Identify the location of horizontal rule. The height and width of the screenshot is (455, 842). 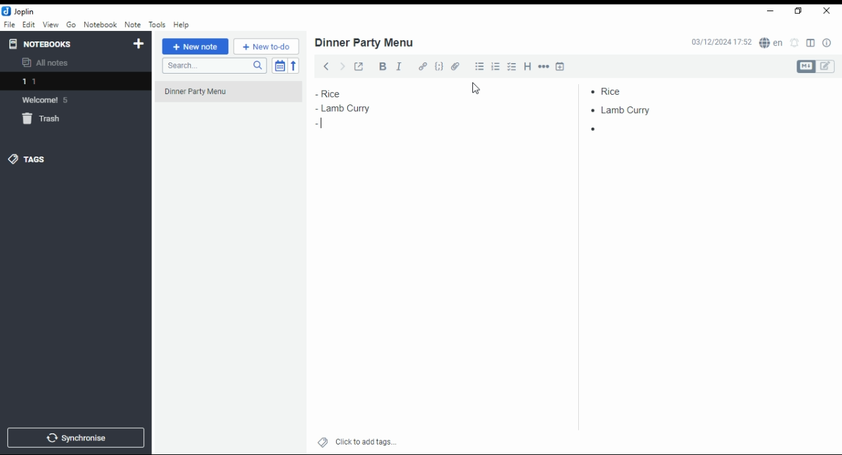
(543, 66).